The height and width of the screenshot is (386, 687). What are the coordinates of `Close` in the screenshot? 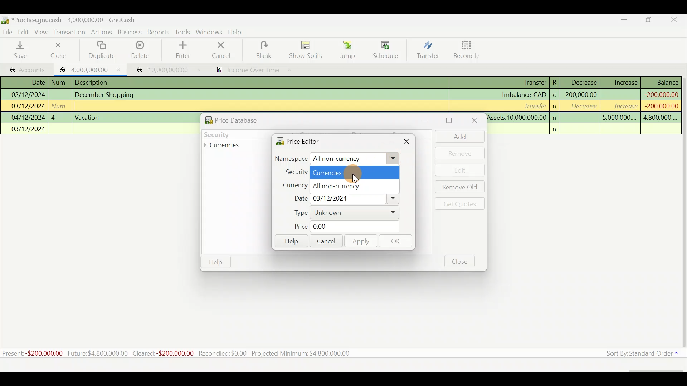 It's located at (460, 261).